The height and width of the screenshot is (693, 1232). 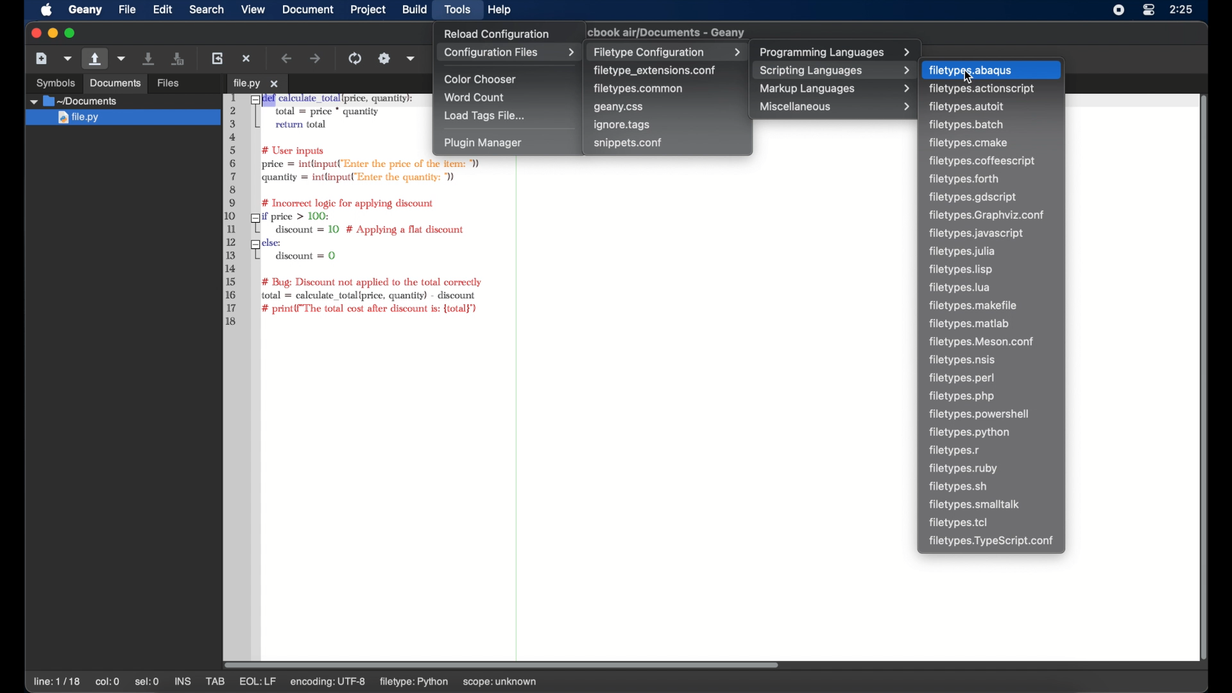 What do you see at coordinates (1119, 10) in the screenshot?
I see `screen recorder icon` at bounding box center [1119, 10].